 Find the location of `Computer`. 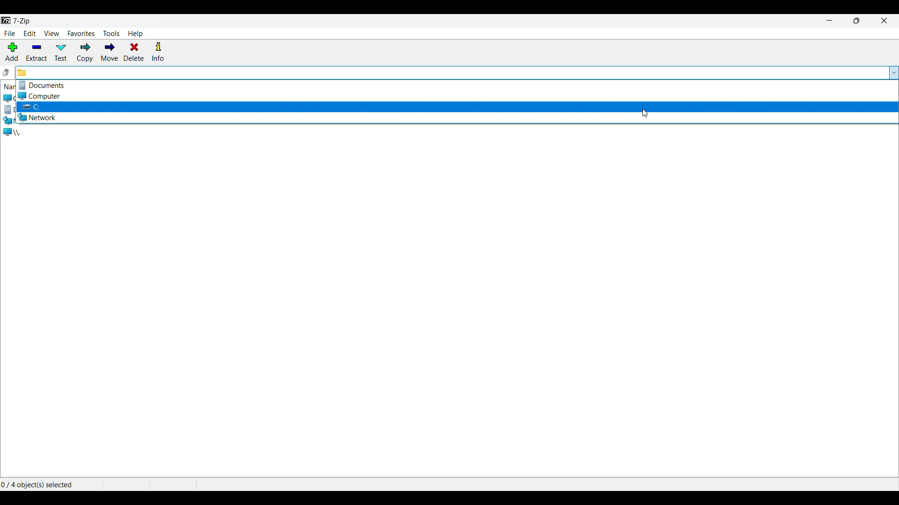

Computer is located at coordinates (456, 96).